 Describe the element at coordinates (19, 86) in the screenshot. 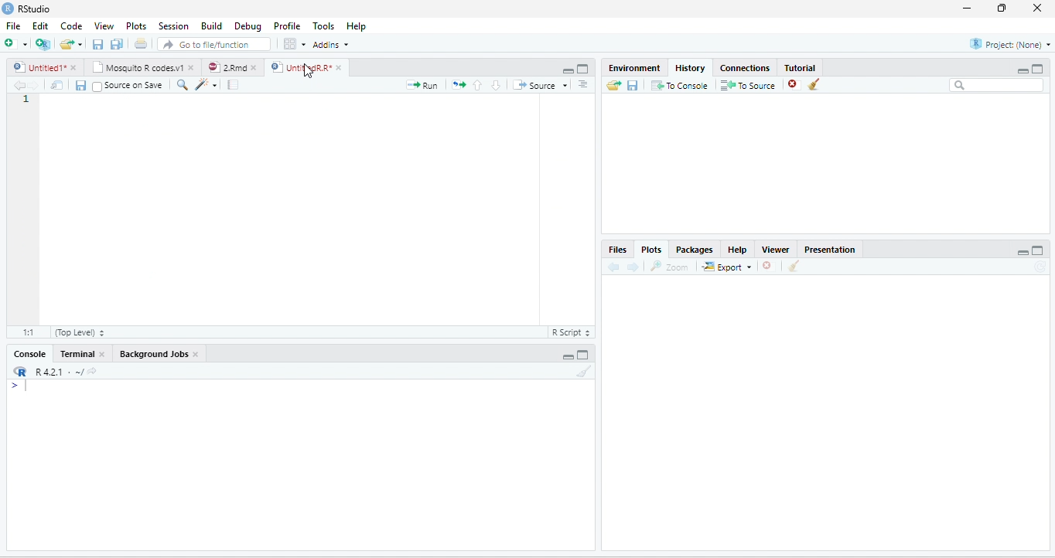

I see `Go back to previous source location` at that location.